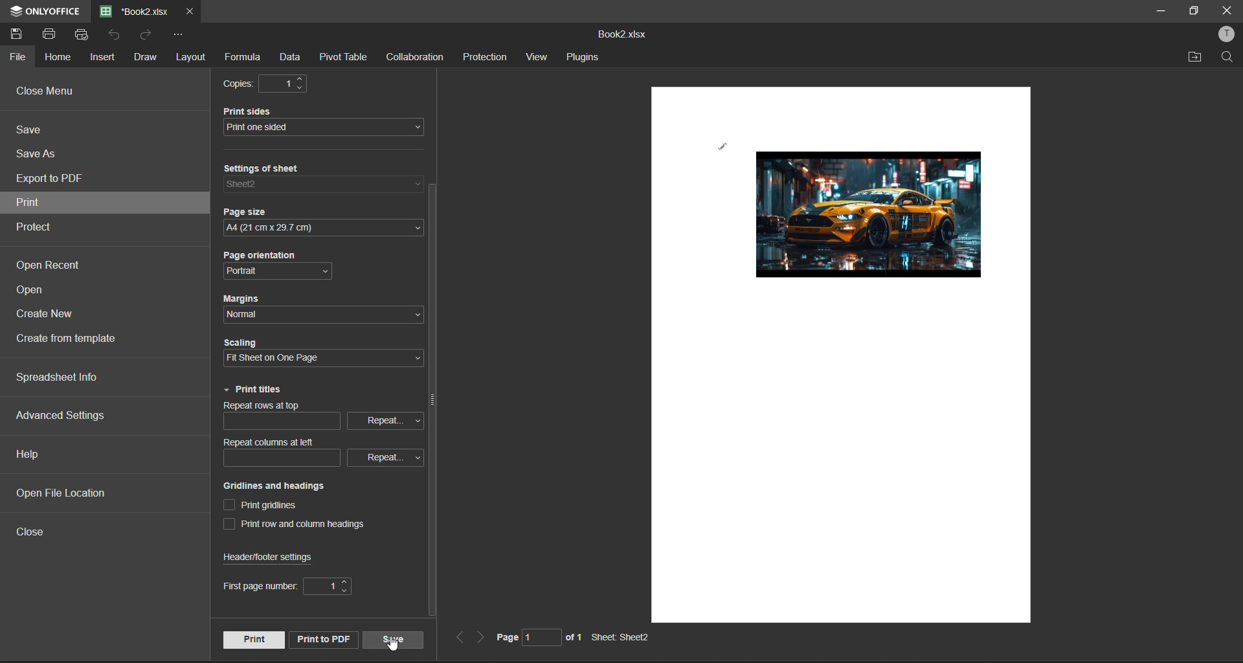 Image resolution: width=1243 pixels, height=663 pixels. I want to click on spreadsheet info, so click(71, 377).